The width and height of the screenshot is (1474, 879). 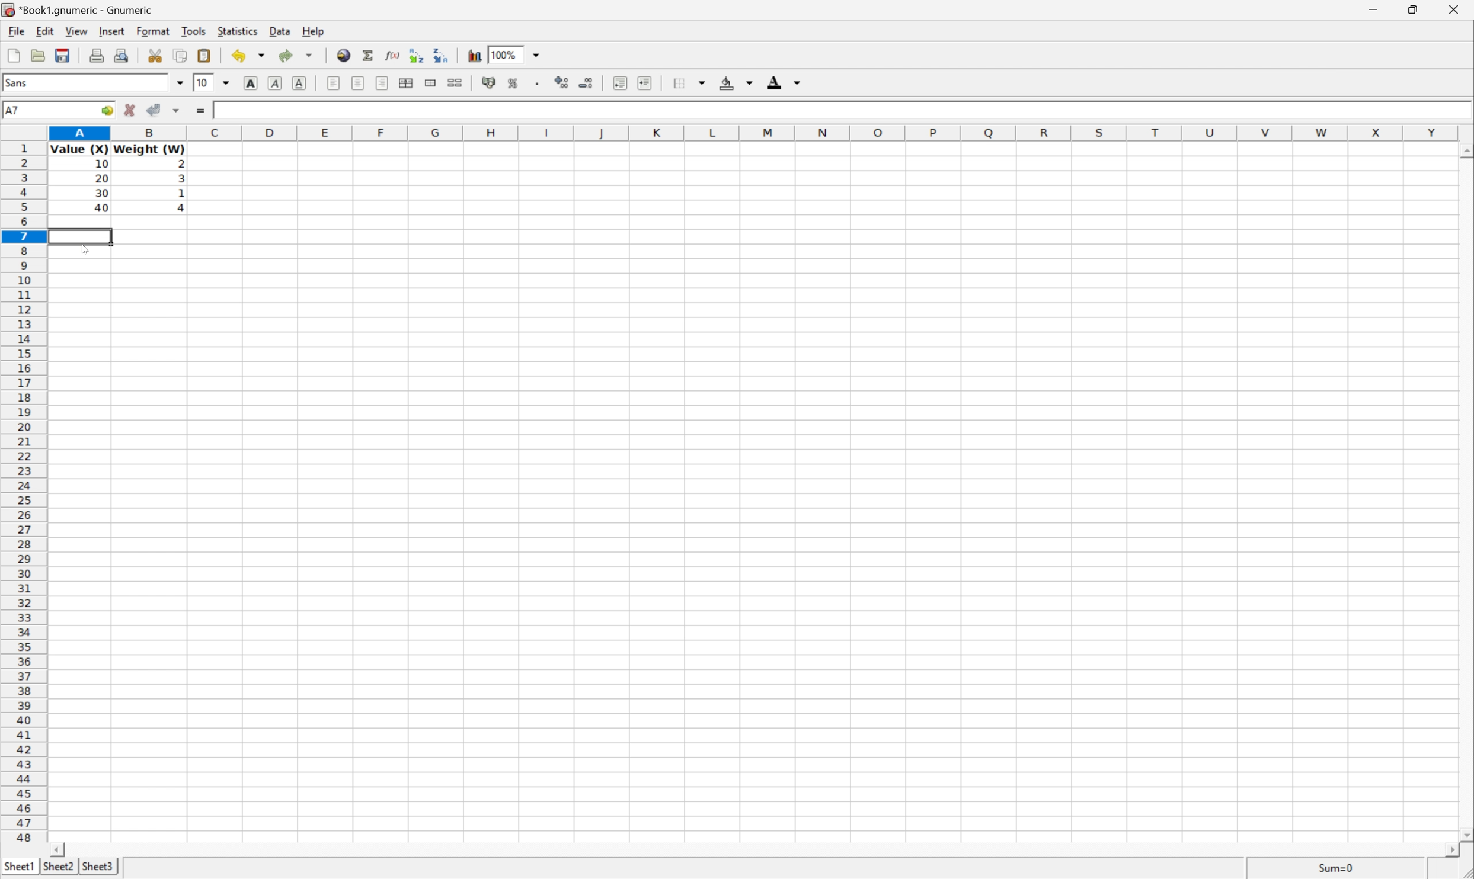 What do you see at coordinates (383, 83) in the screenshot?
I see `Align Right` at bounding box center [383, 83].